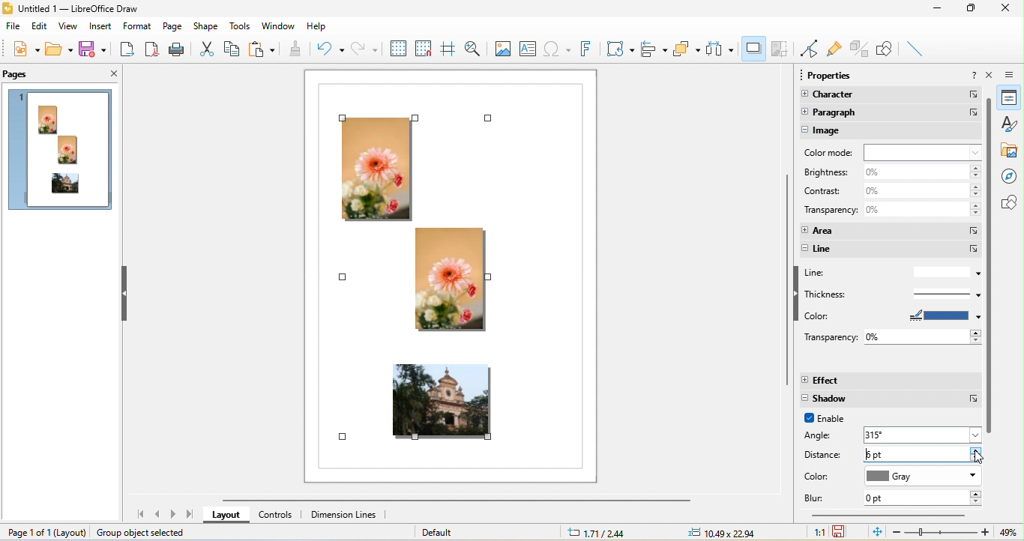 The image size is (1024, 541). I want to click on styles, so click(1010, 126).